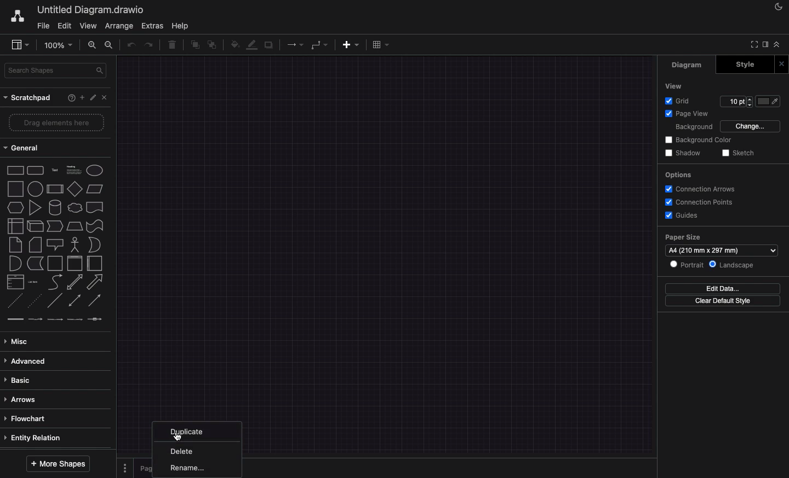 The height and width of the screenshot is (478, 789). What do you see at coordinates (701, 189) in the screenshot?
I see `connection arrows` at bounding box center [701, 189].